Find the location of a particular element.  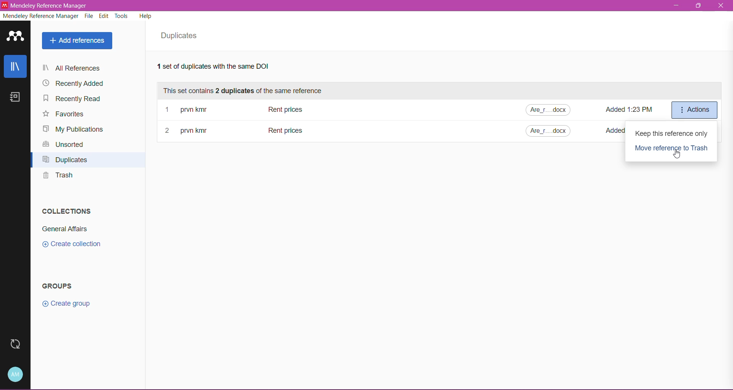

Collections is located at coordinates (65, 210).